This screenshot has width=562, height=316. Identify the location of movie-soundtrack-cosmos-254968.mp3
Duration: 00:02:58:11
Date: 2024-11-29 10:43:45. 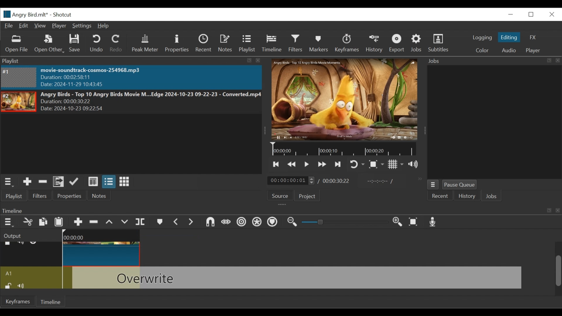
(103, 78).